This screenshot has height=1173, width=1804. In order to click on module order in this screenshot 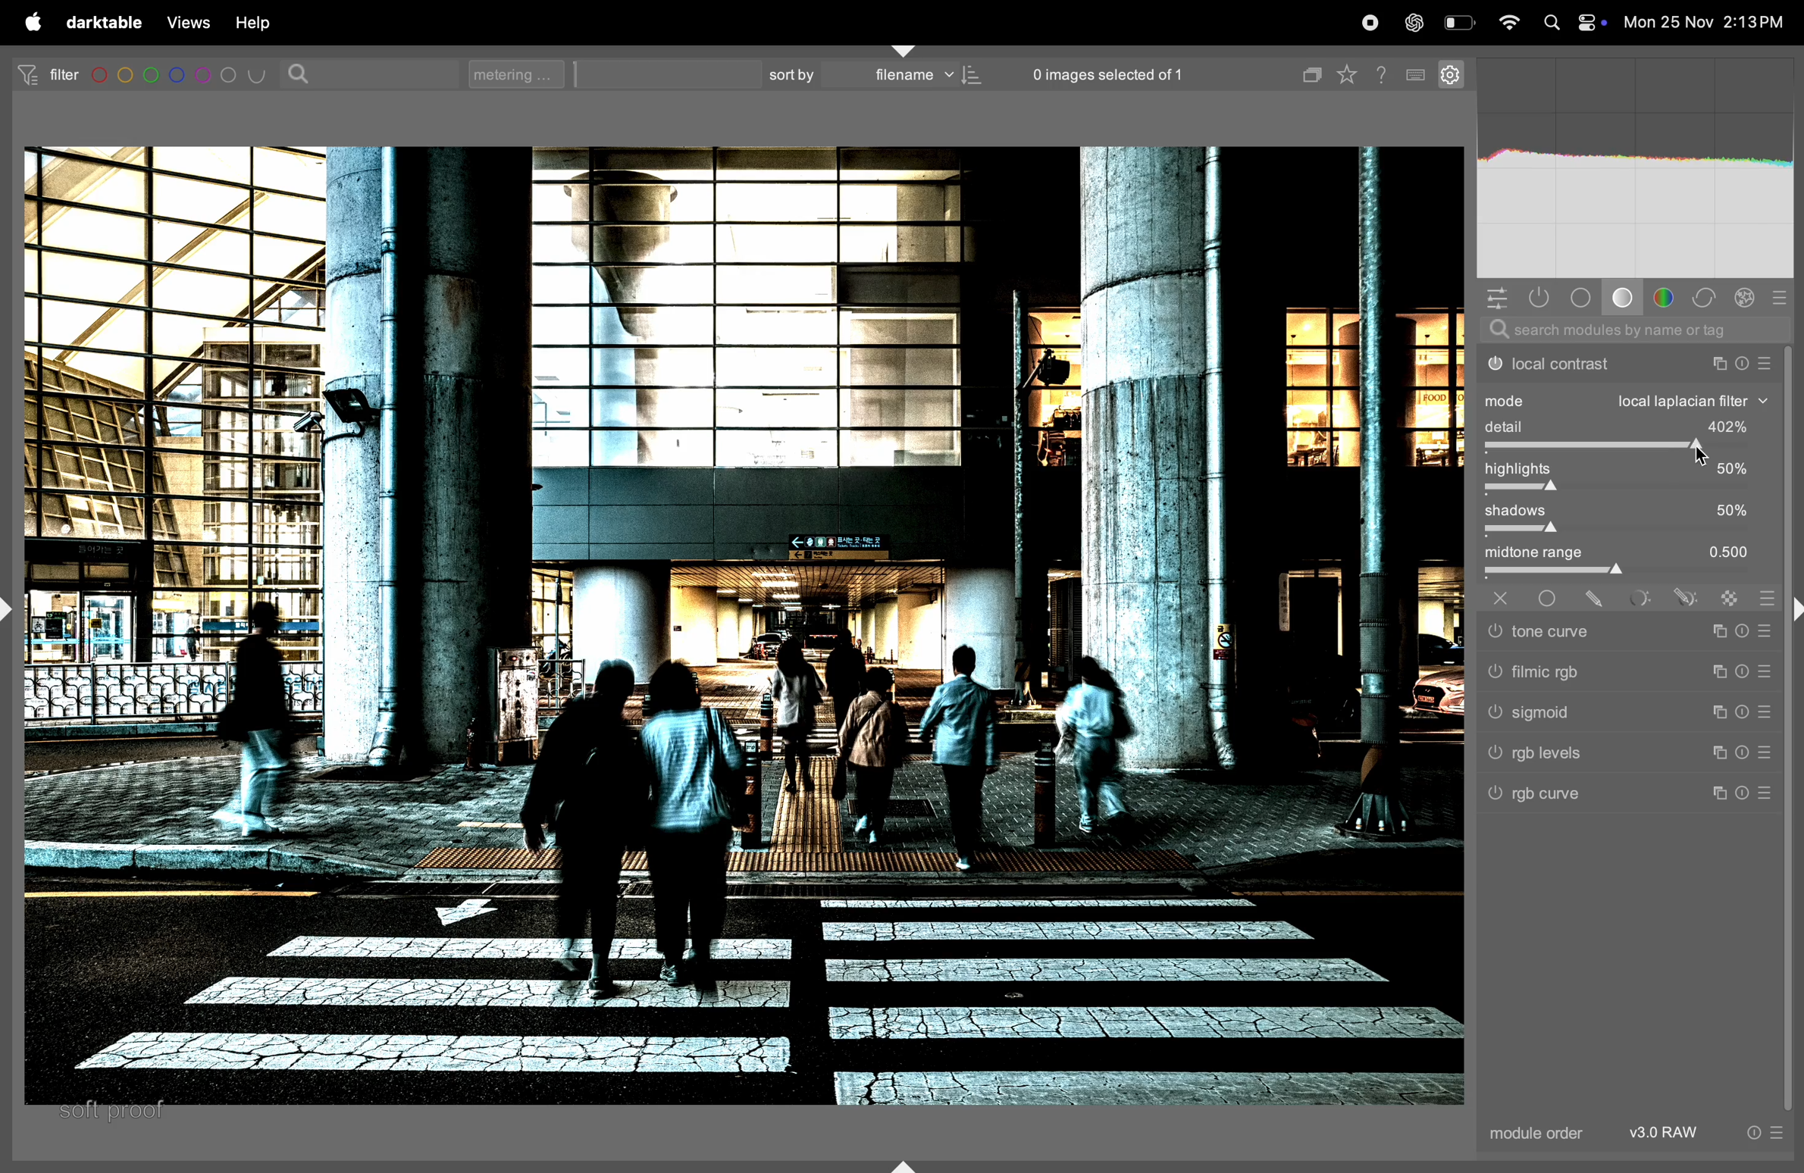, I will do `click(1538, 1134)`.